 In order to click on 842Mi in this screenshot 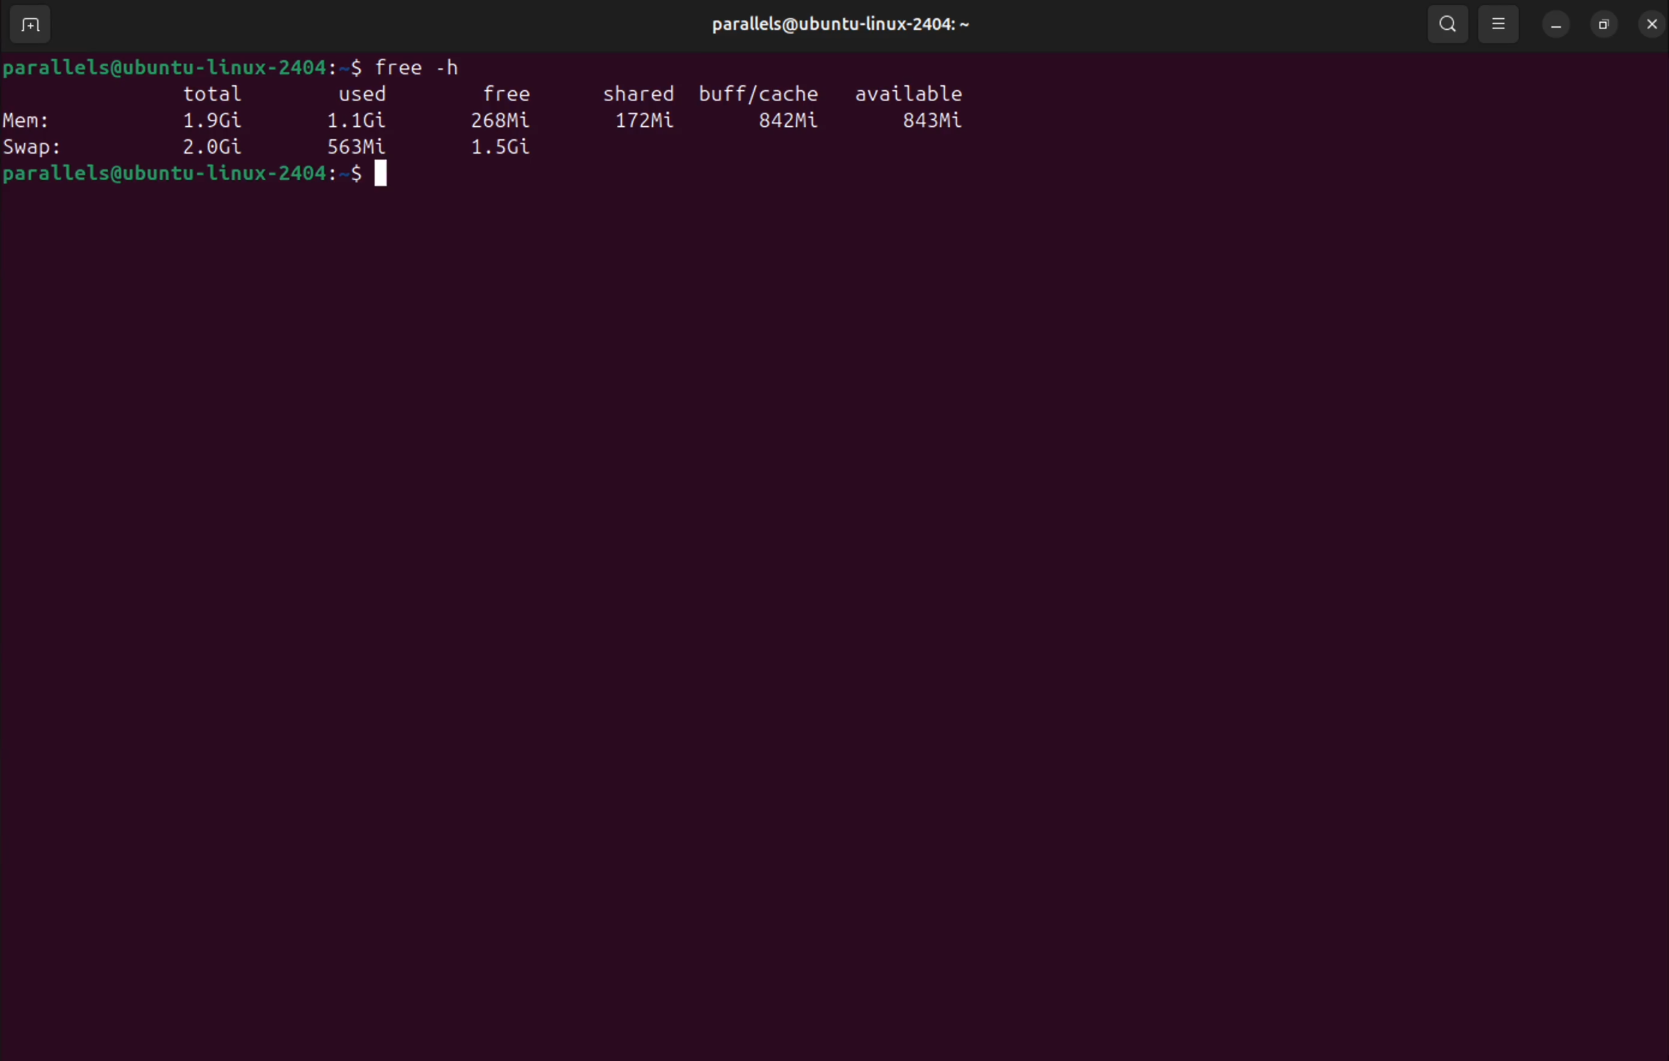, I will do `click(788, 122)`.